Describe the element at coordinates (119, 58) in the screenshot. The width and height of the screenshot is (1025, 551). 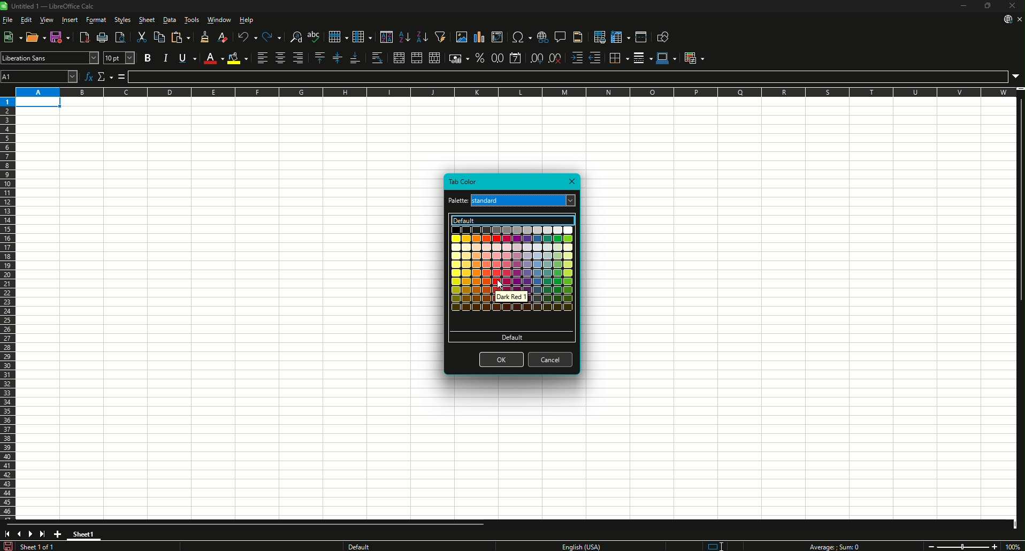
I see `Font Size` at that location.